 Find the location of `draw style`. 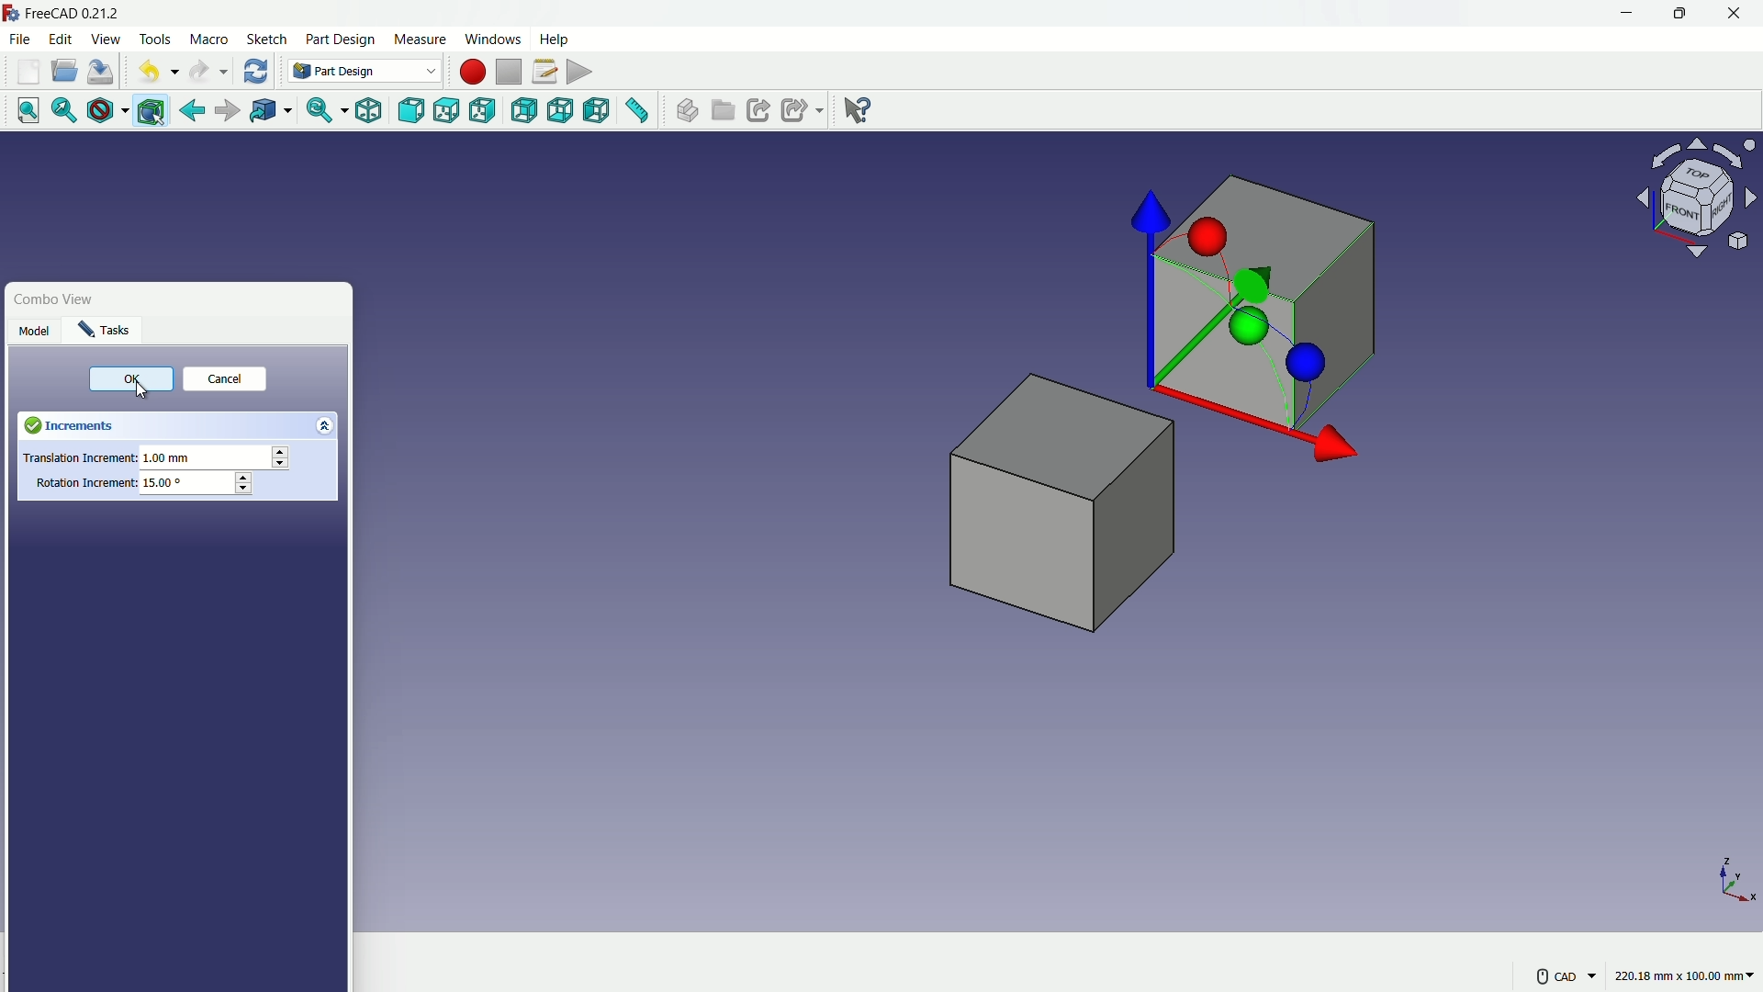

draw style is located at coordinates (104, 111).